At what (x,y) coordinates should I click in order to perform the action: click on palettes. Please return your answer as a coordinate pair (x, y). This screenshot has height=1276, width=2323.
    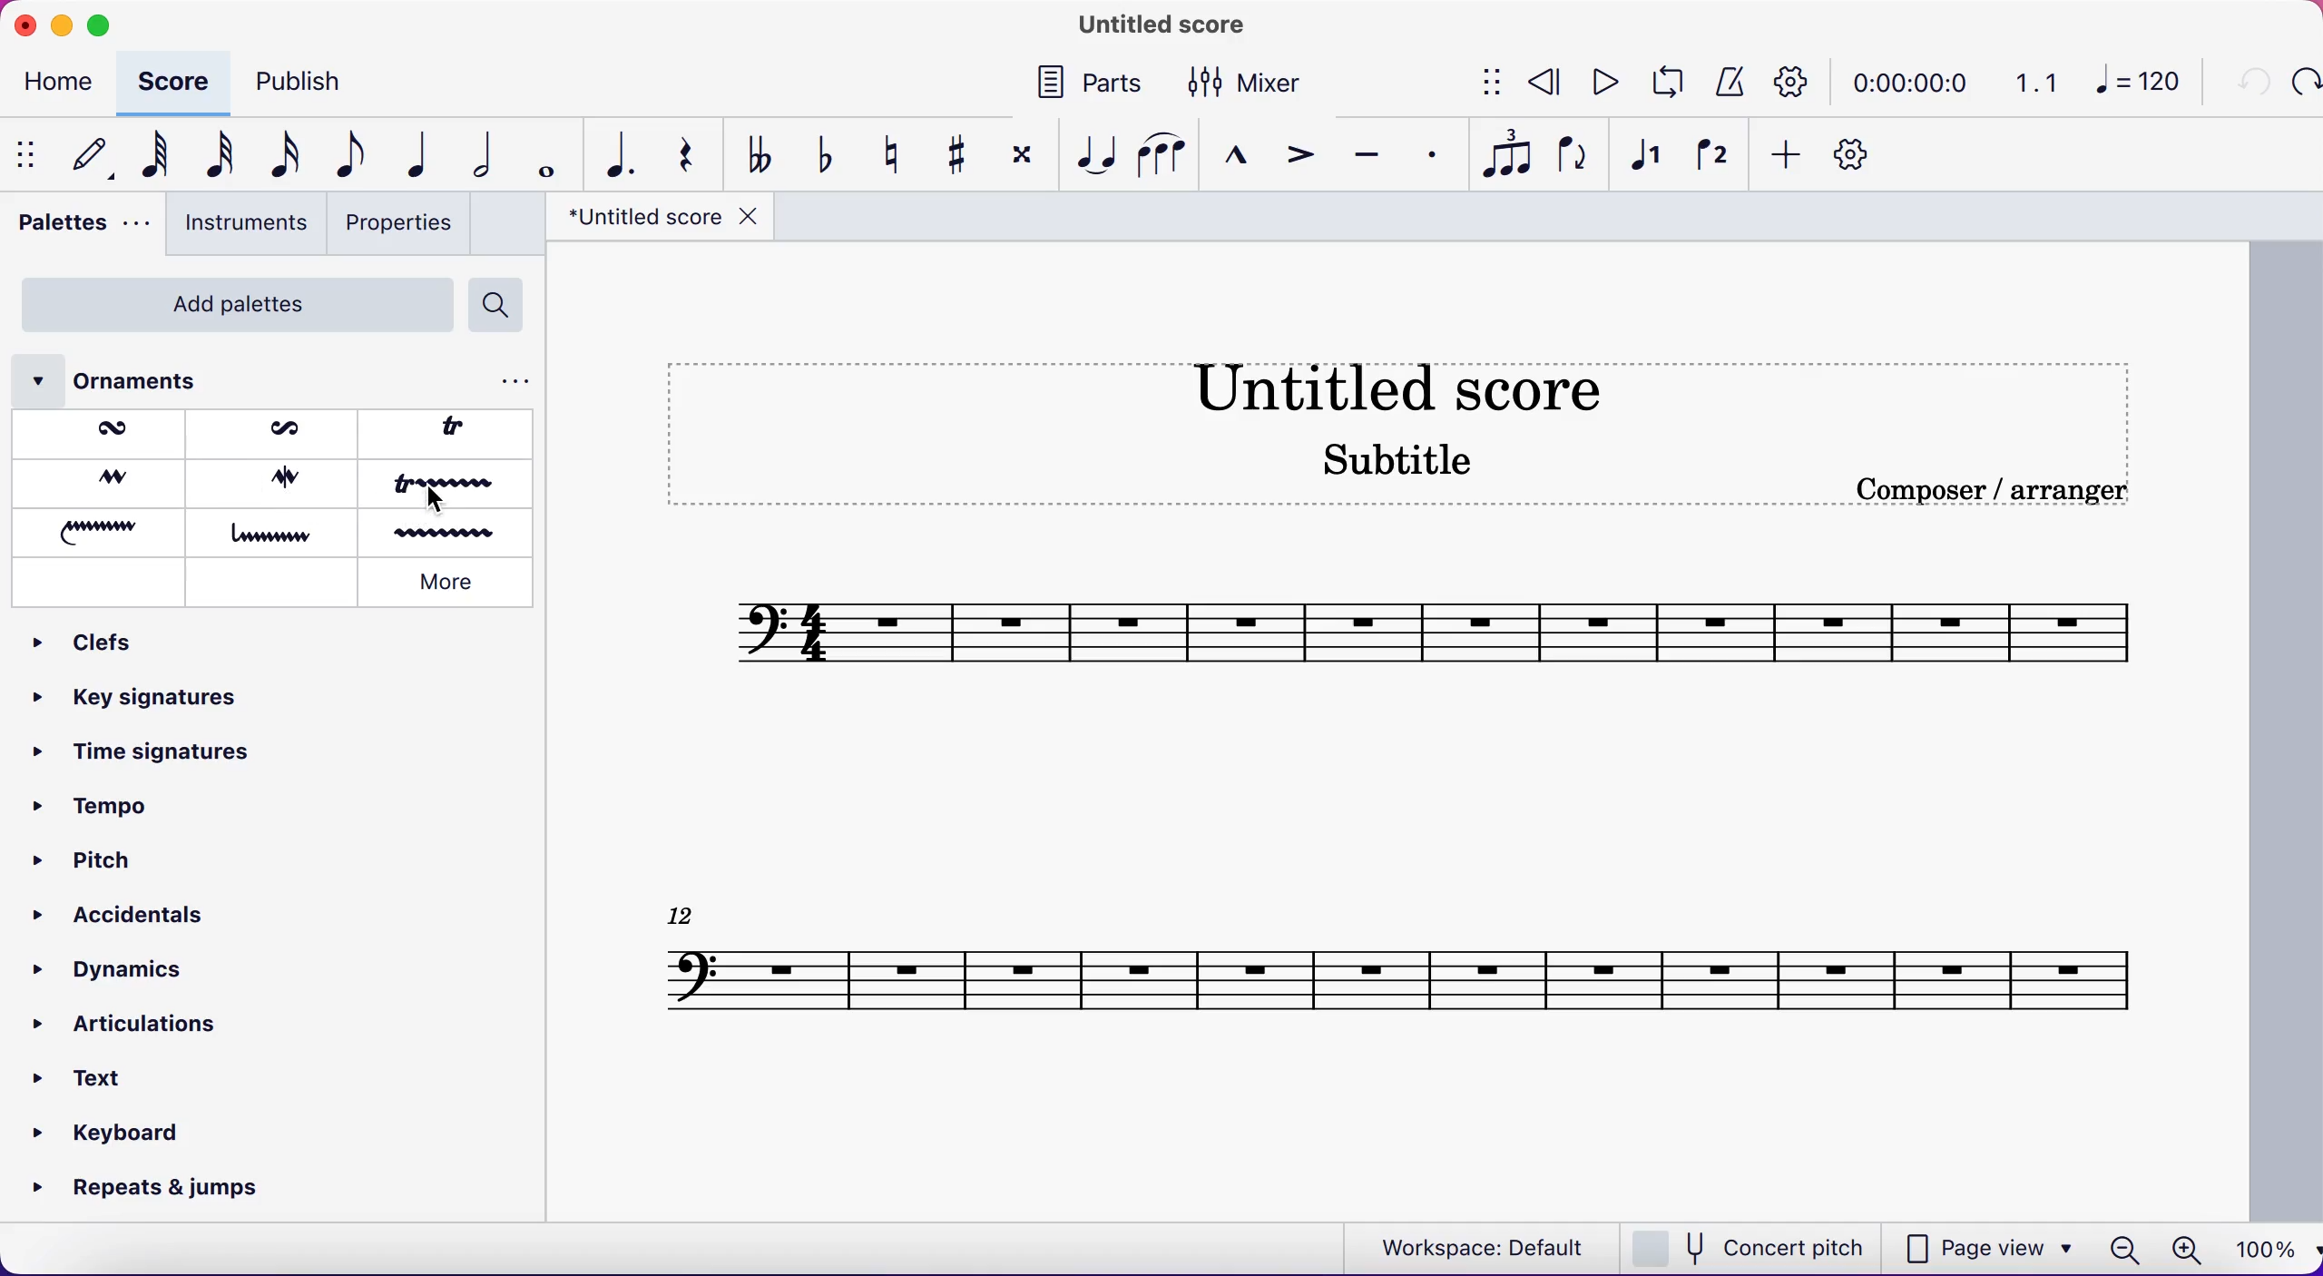
    Looking at the image, I should click on (77, 228).